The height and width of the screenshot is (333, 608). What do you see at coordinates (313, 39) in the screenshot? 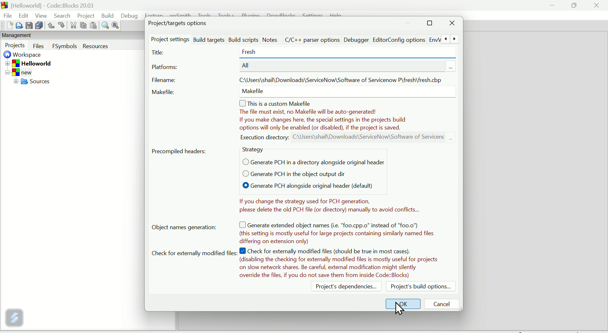
I see `C/C++ parser option` at bounding box center [313, 39].